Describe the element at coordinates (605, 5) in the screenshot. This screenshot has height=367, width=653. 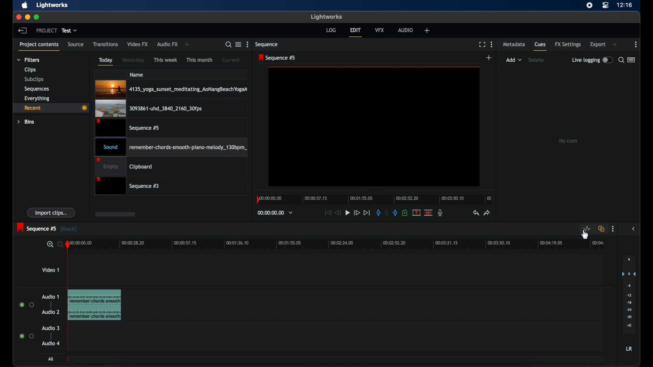
I see `control center` at that location.